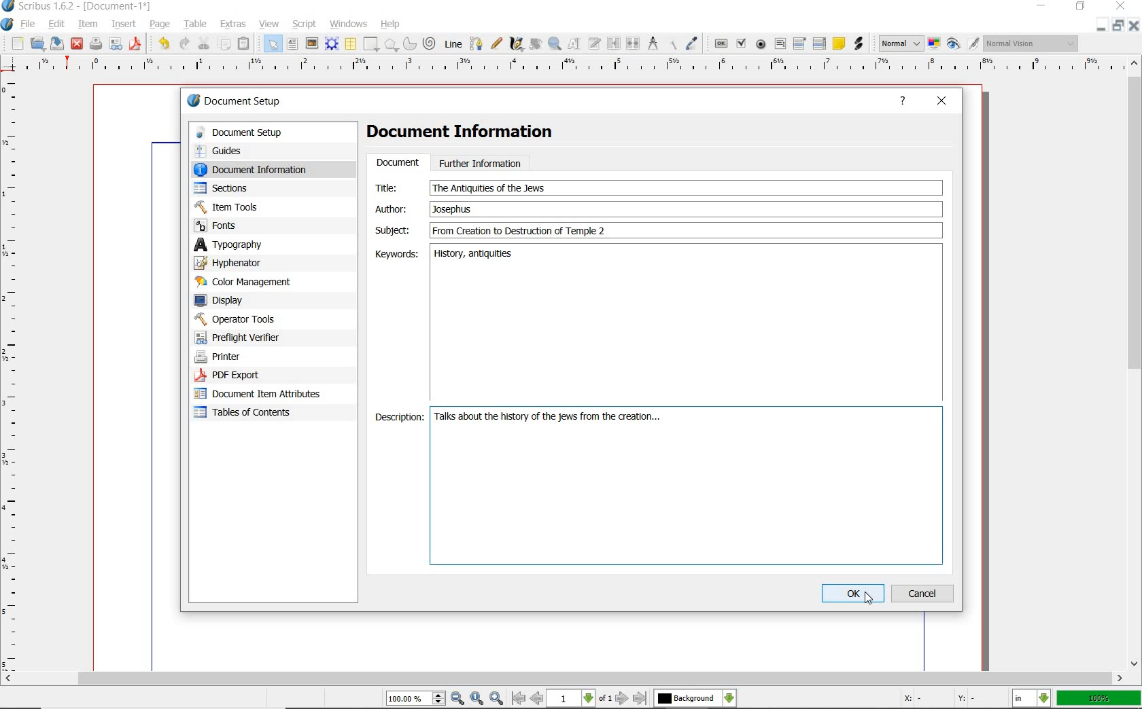  Describe the element at coordinates (818, 43) in the screenshot. I see `pdf list box` at that location.